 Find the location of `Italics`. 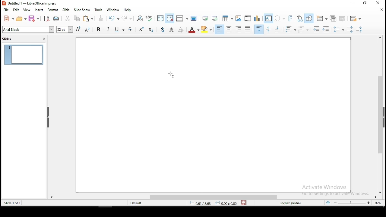

Italics is located at coordinates (108, 29).